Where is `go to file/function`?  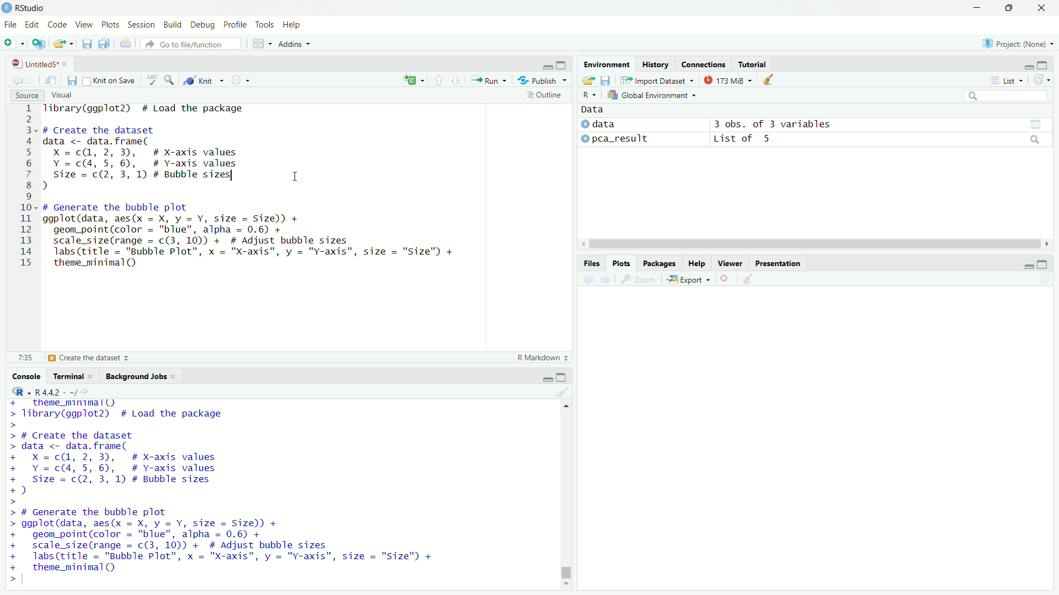 go to file/function is located at coordinates (192, 44).